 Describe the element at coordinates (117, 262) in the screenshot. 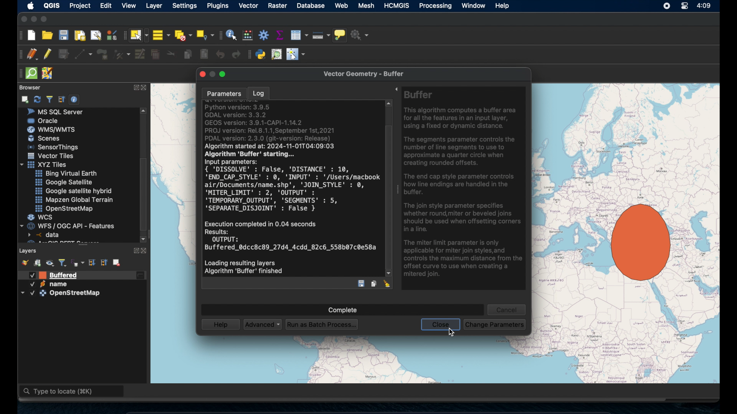

I see `remove layer/group` at that location.